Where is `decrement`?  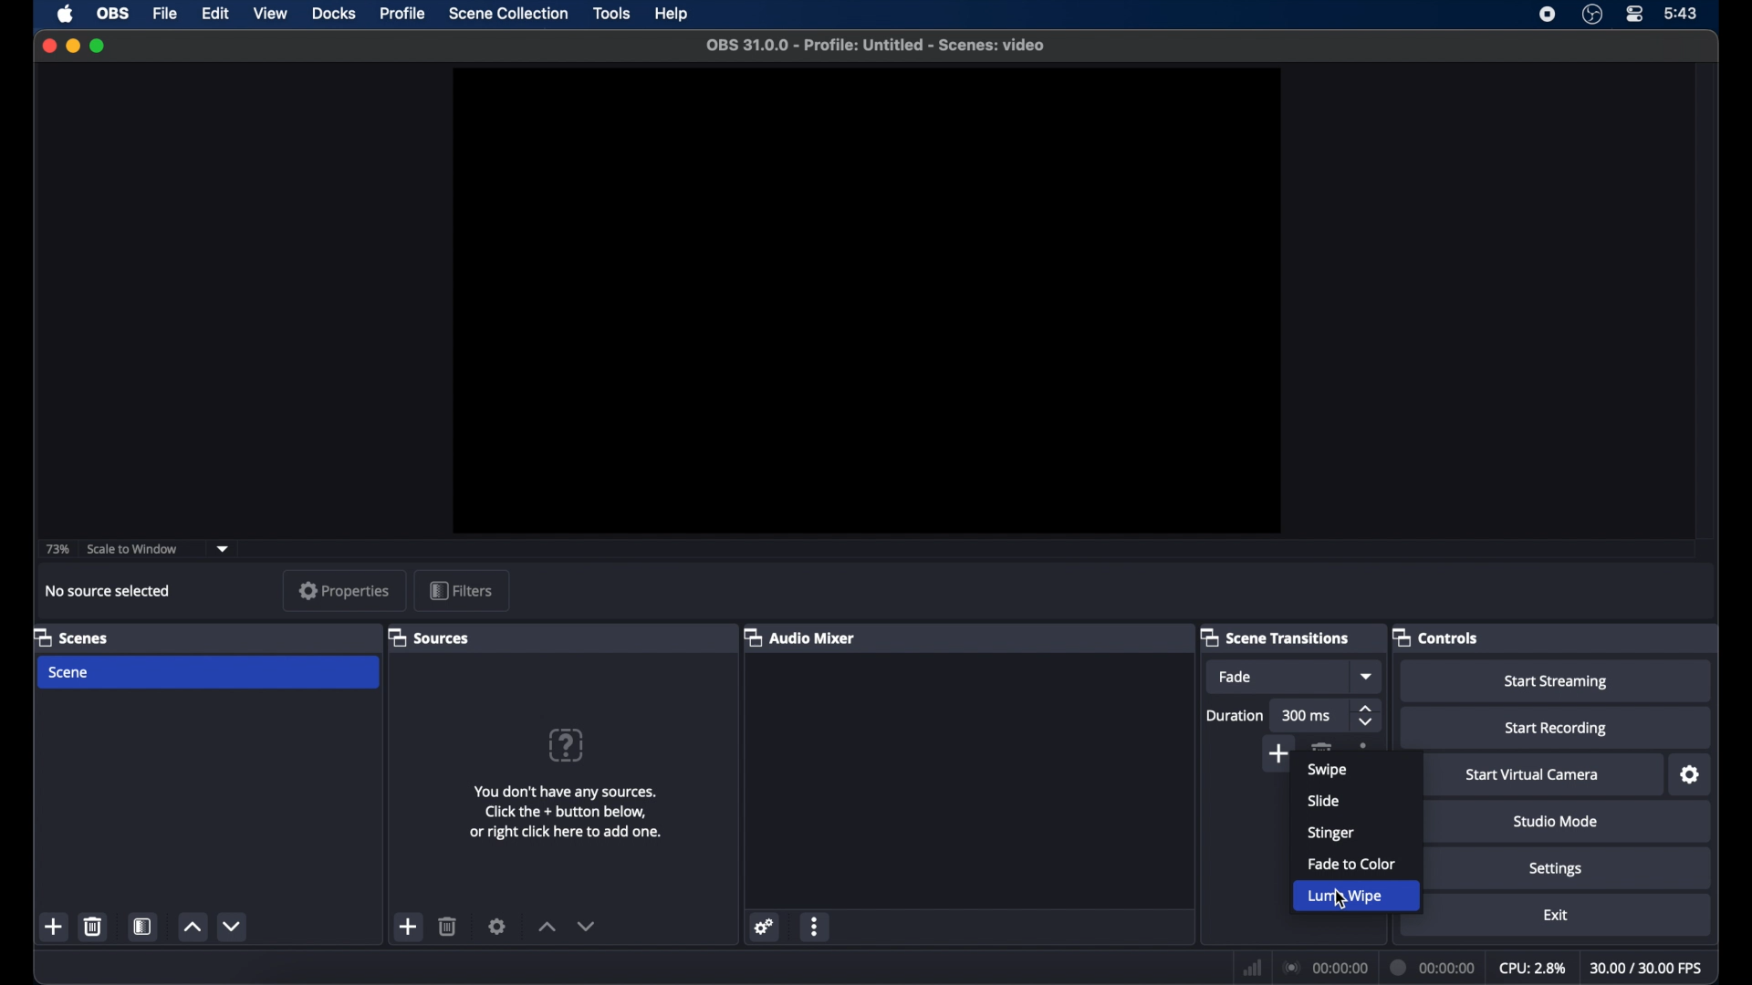 decrement is located at coordinates (589, 927).